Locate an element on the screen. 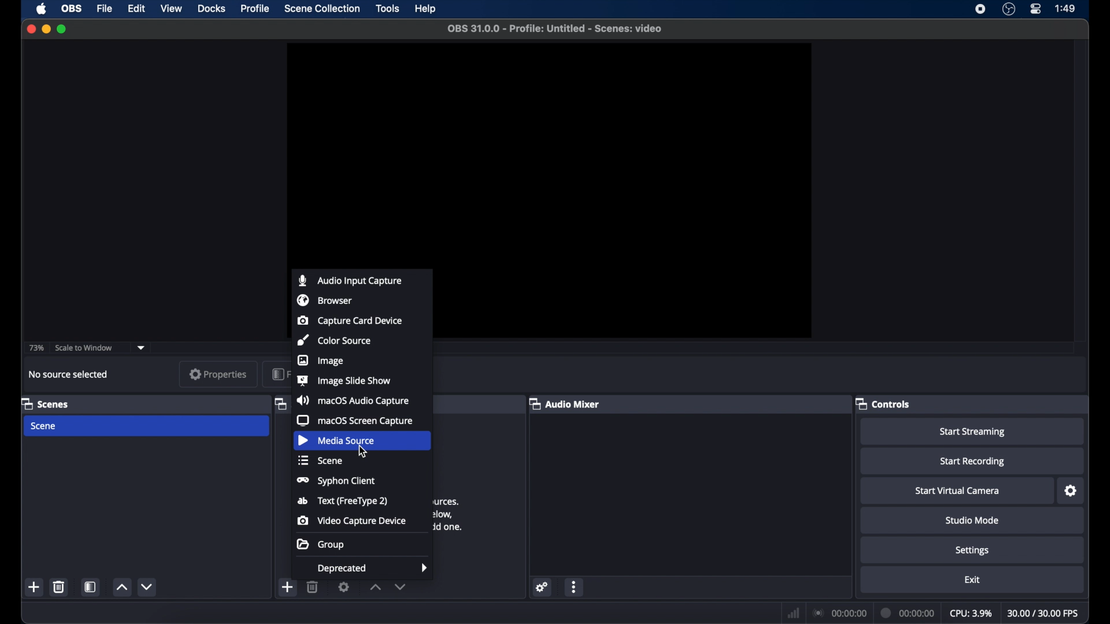  increment is located at coordinates (375, 586).